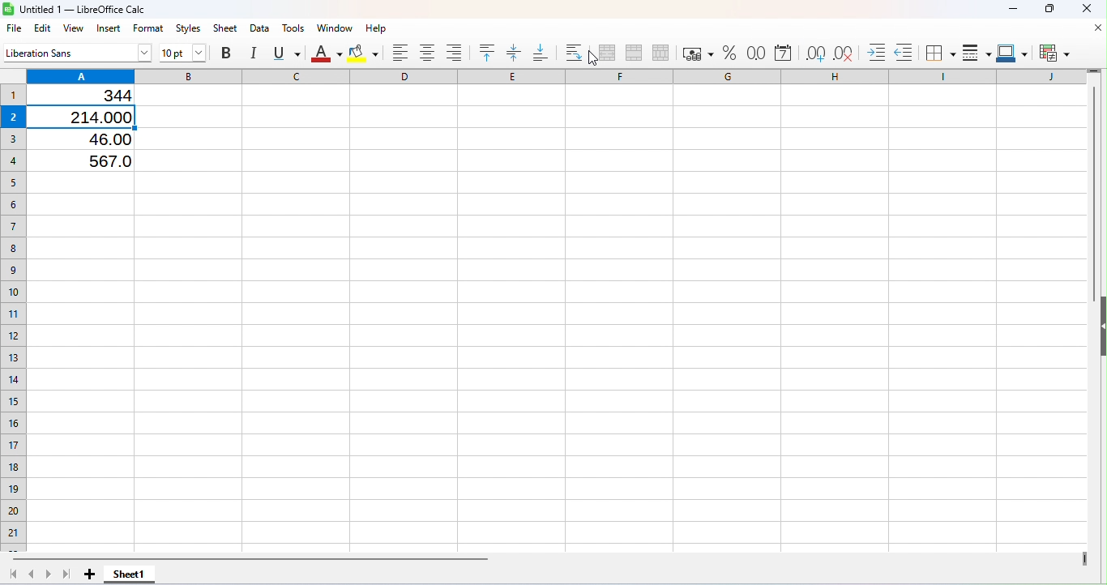 Image resolution: width=1107 pixels, height=585 pixels. Describe the element at coordinates (190, 28) in the screenshot. I see `Styles` at that location.